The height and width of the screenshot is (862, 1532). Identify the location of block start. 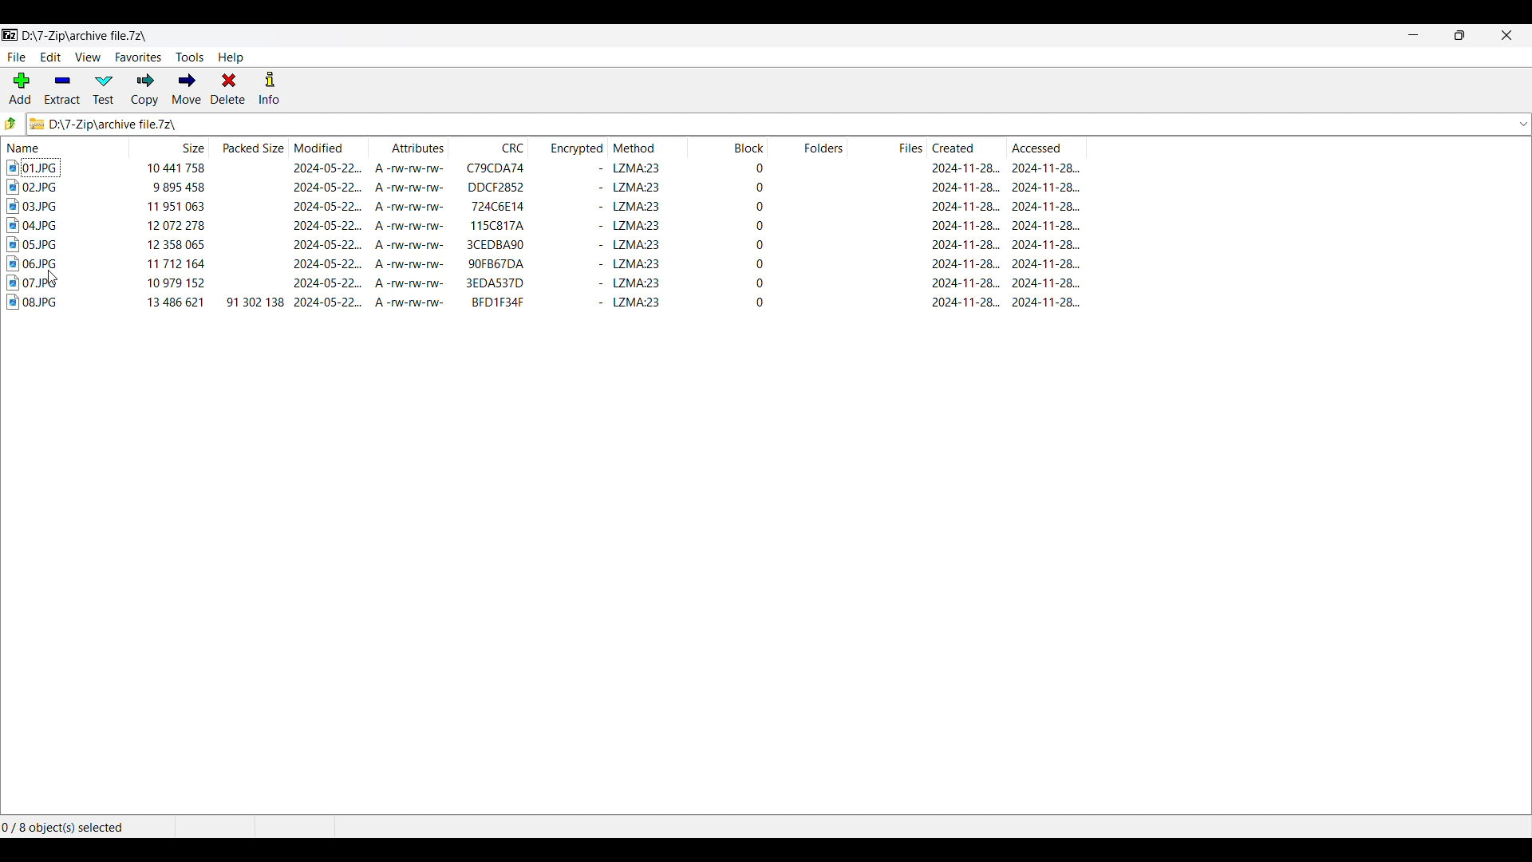
(755, 243).